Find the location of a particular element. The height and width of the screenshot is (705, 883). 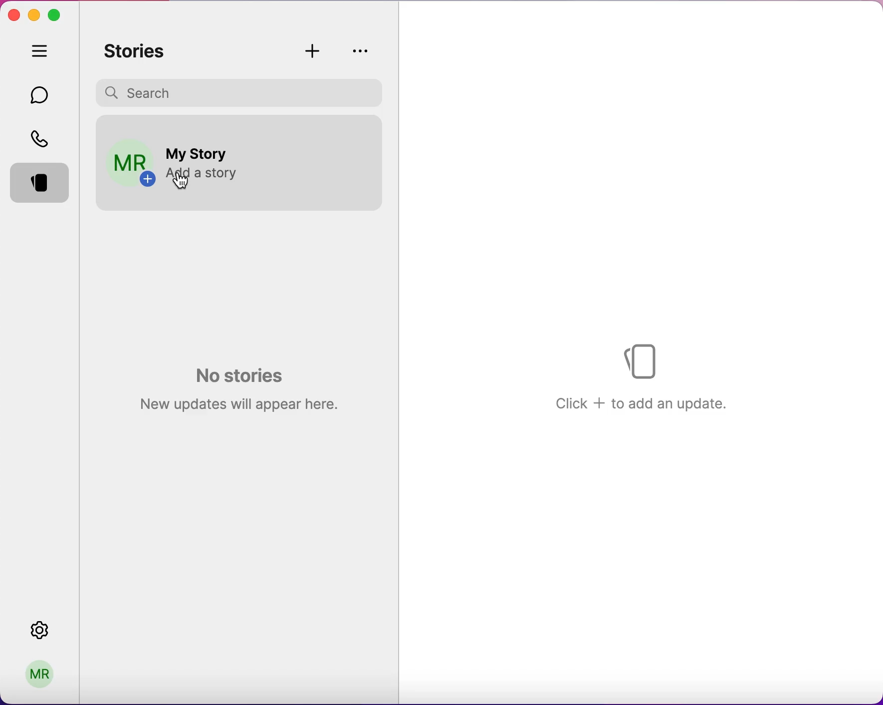

52m is located at coordinates (356, 132).